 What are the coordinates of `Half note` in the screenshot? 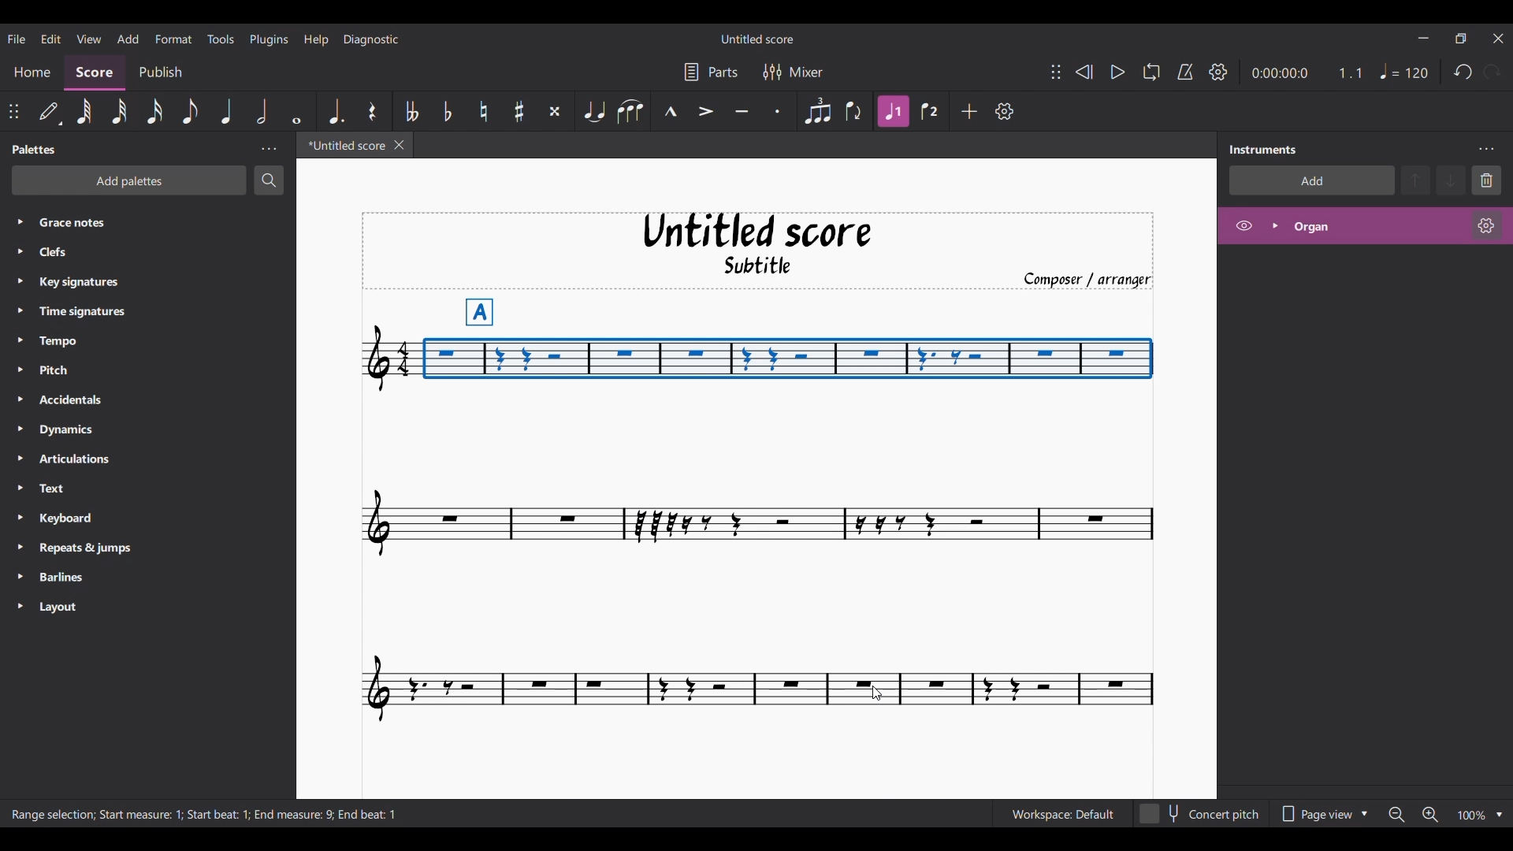 It's located at (261, 111).